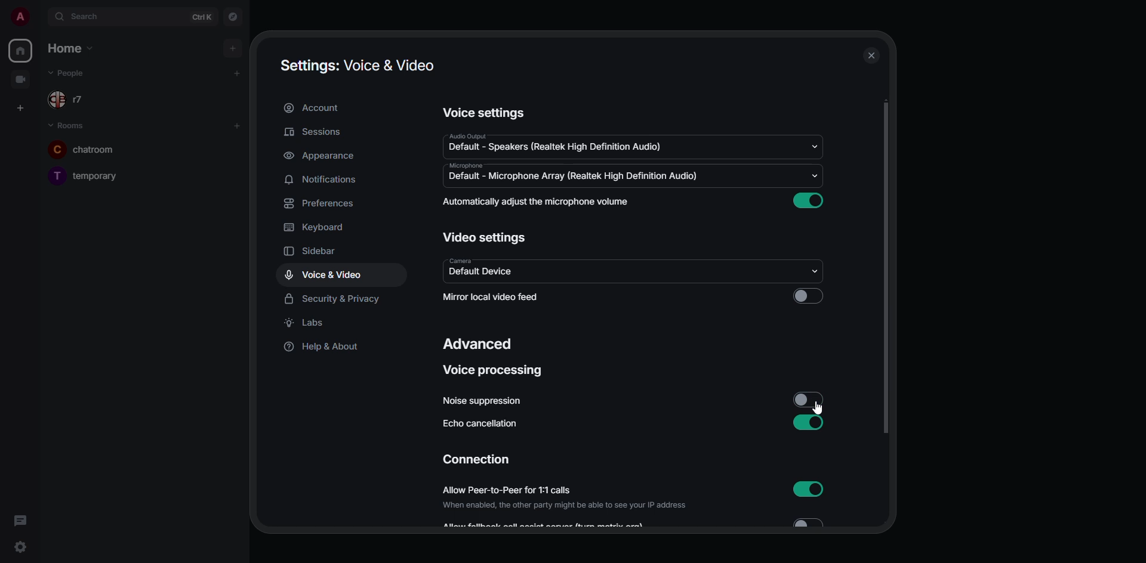  I want to click on navigator, so click(234, 16).